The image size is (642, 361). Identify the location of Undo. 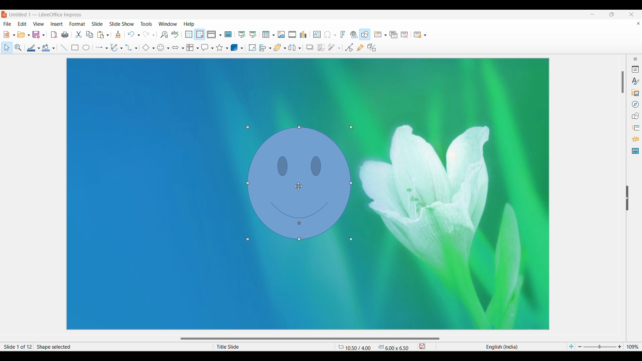
(131, 34).